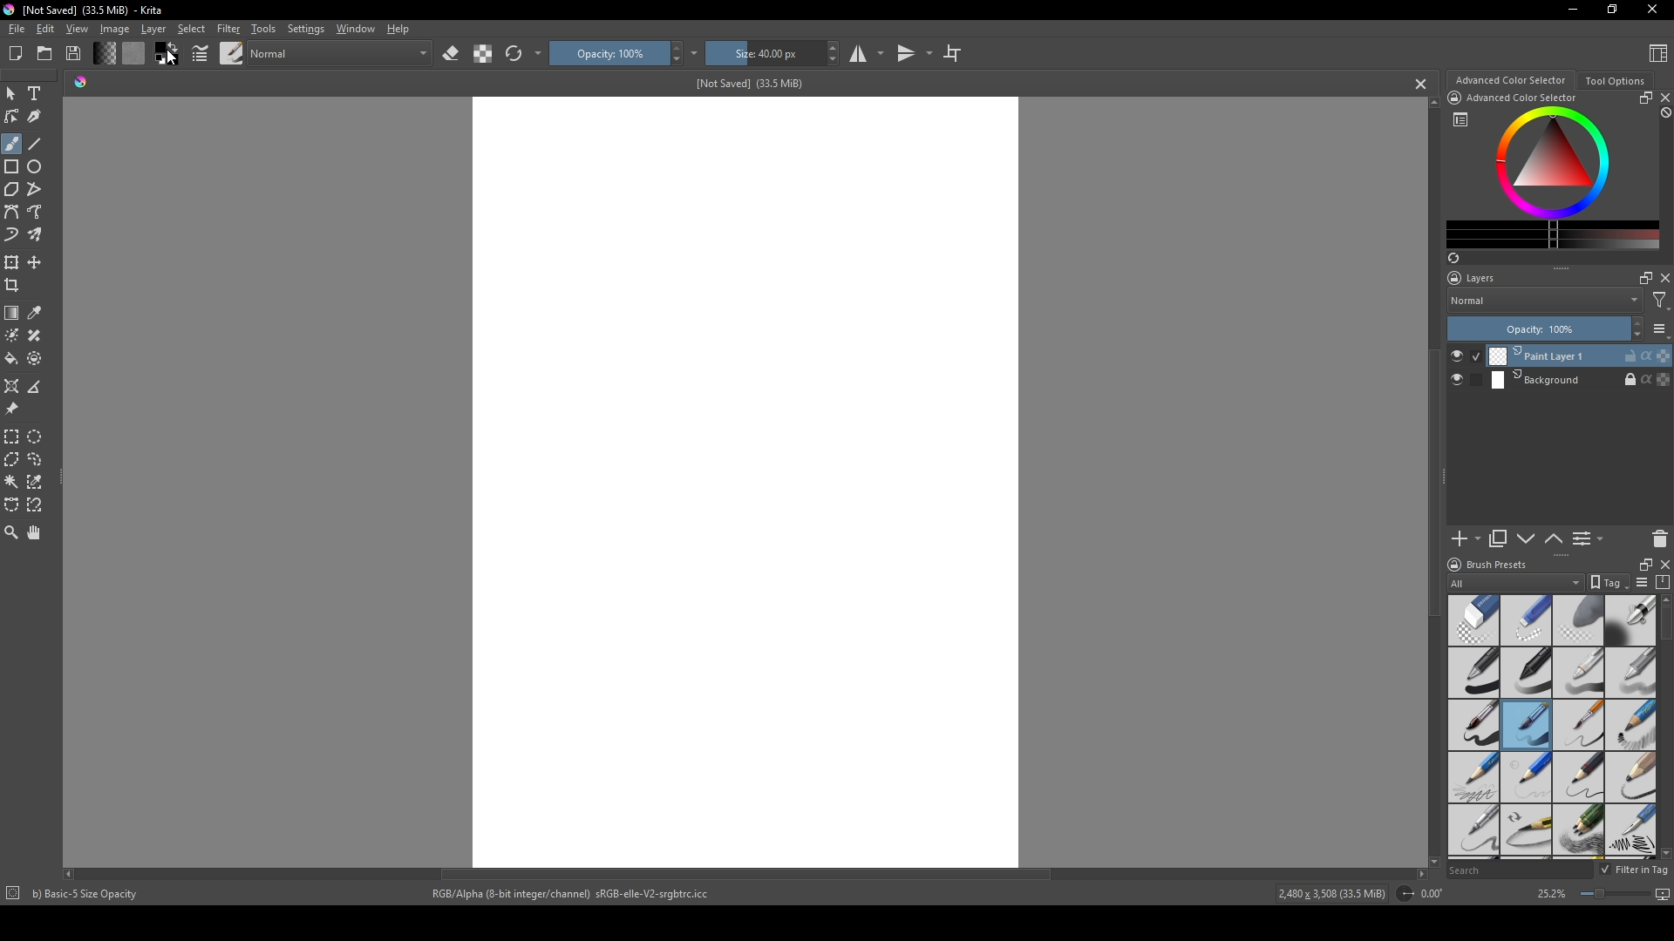 The height and width of the screenshot is (941, 1674). What do you see at coordinates (1473, 619) in the screenshot?
I see `standard eraser` at bounding box center [1473, 619].